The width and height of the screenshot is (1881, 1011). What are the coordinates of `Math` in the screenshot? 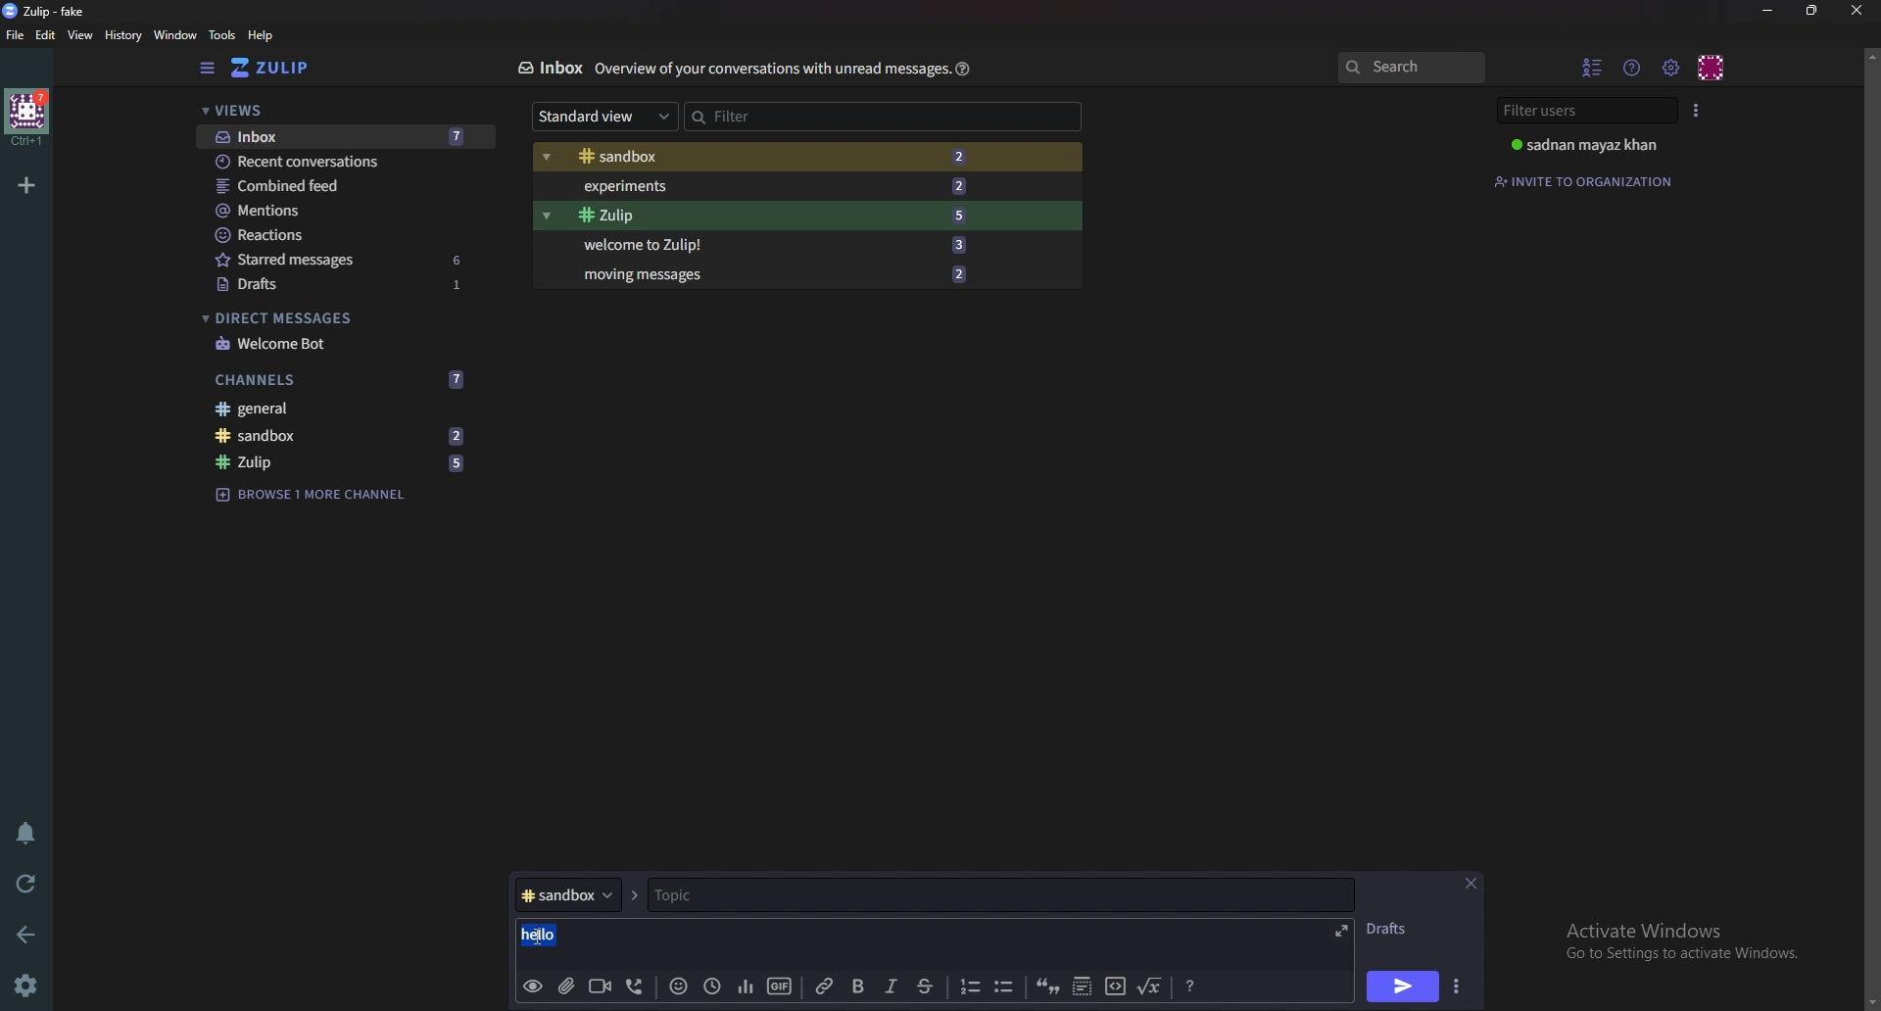 It's located at (1149, 987).